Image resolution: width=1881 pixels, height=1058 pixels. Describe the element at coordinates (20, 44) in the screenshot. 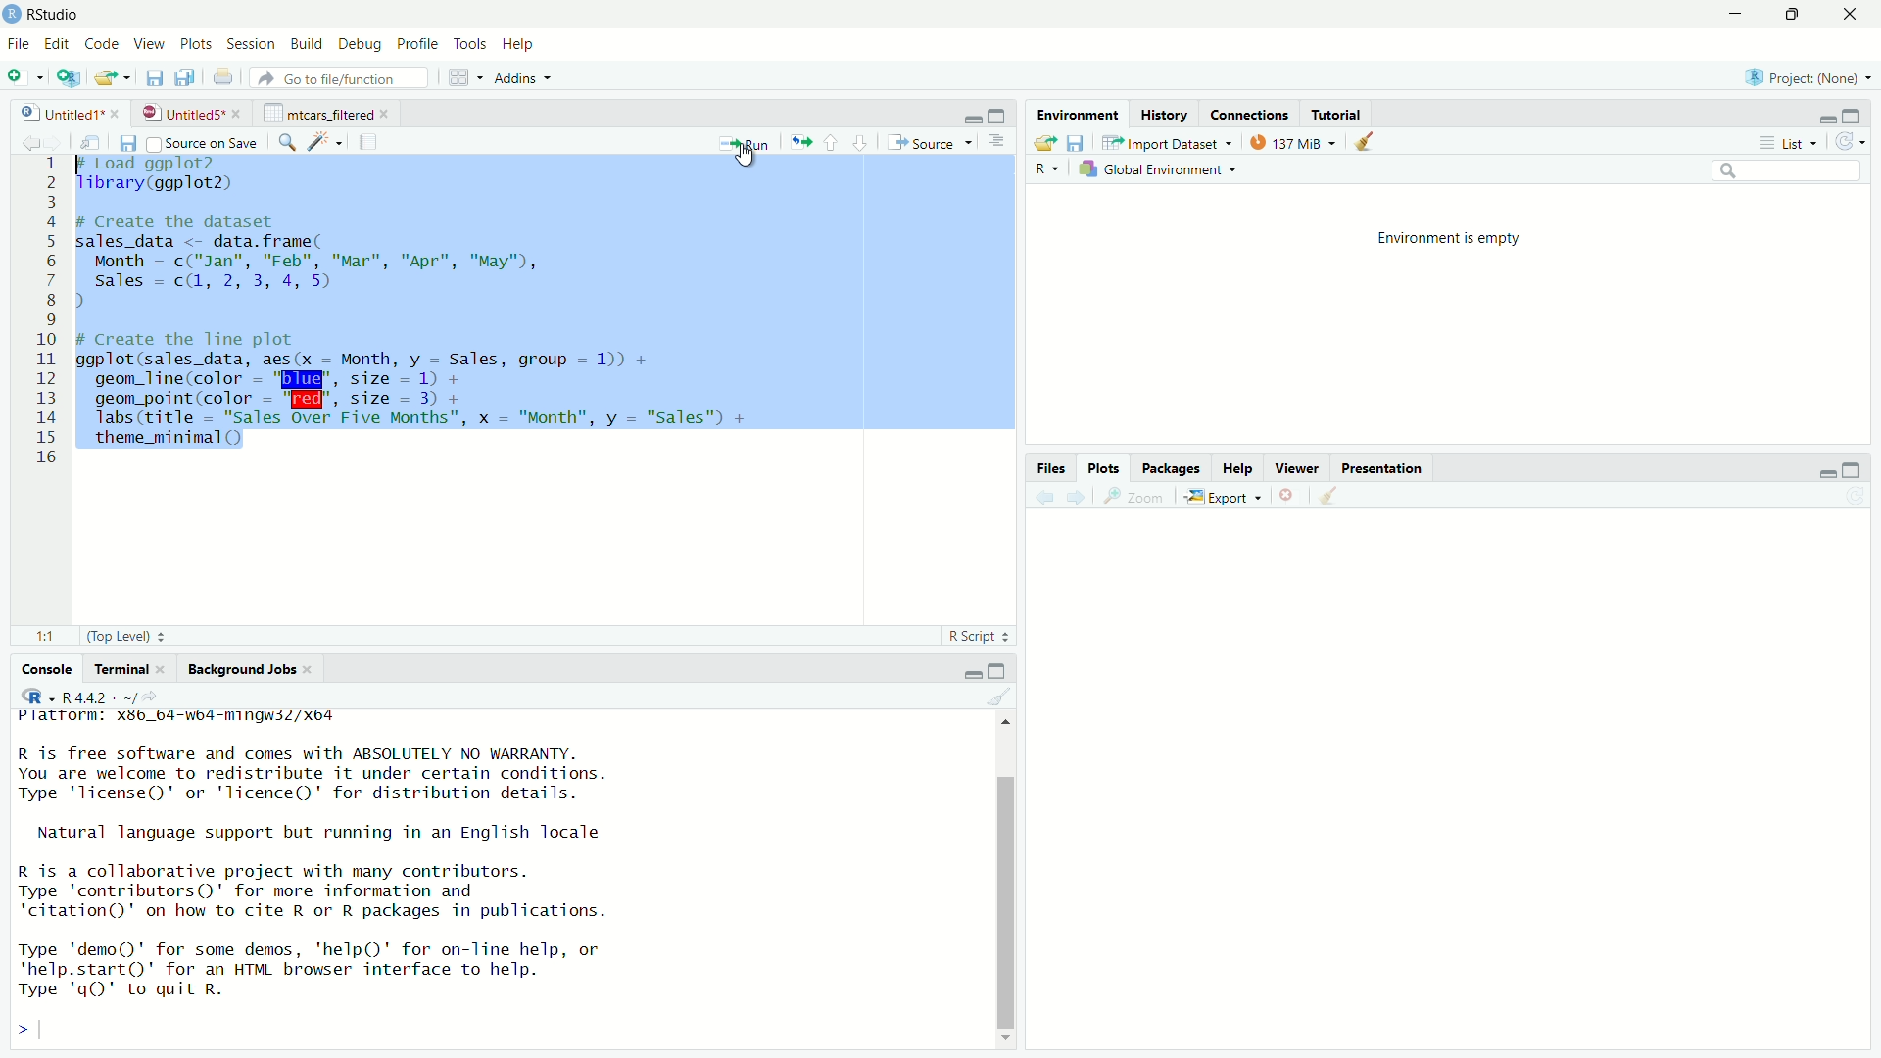

I see `file` at that location.